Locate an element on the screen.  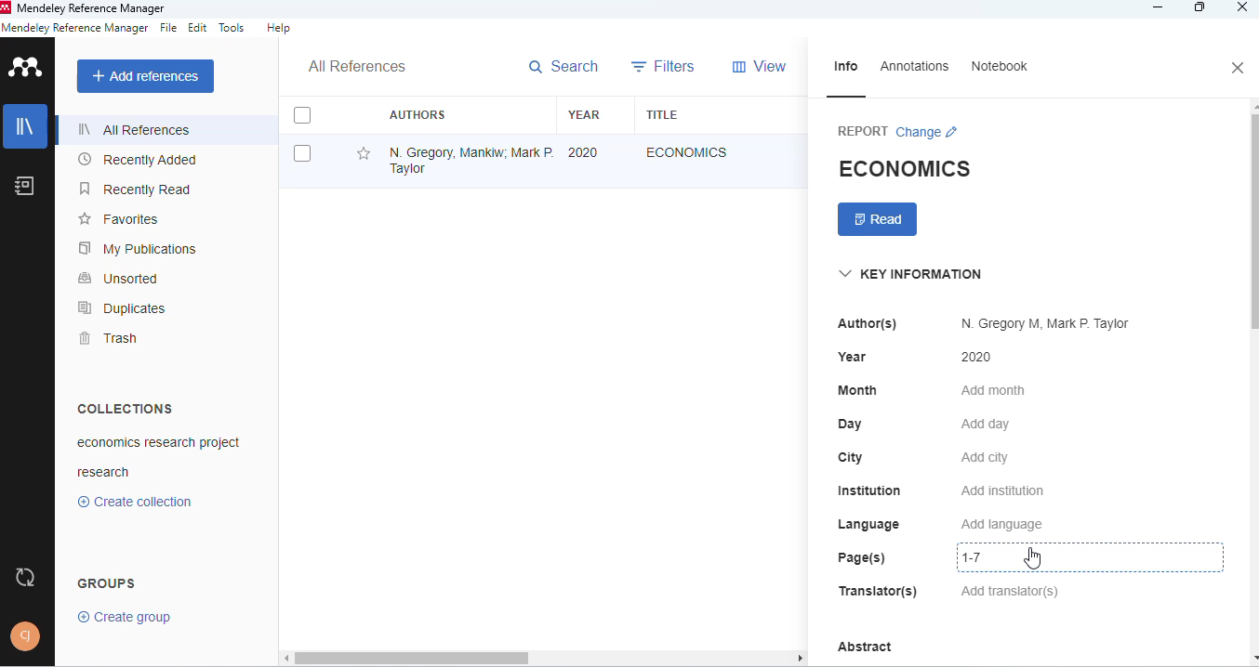
day is located at coordinates (850, 425).